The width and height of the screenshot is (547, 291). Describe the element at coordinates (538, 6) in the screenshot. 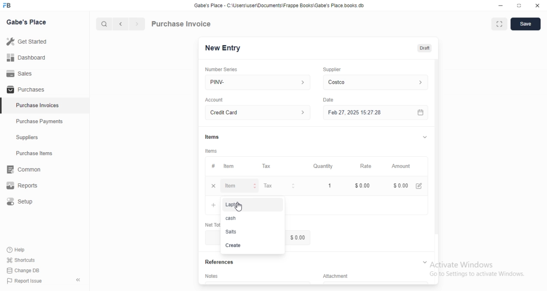

I see `Close` at that location.